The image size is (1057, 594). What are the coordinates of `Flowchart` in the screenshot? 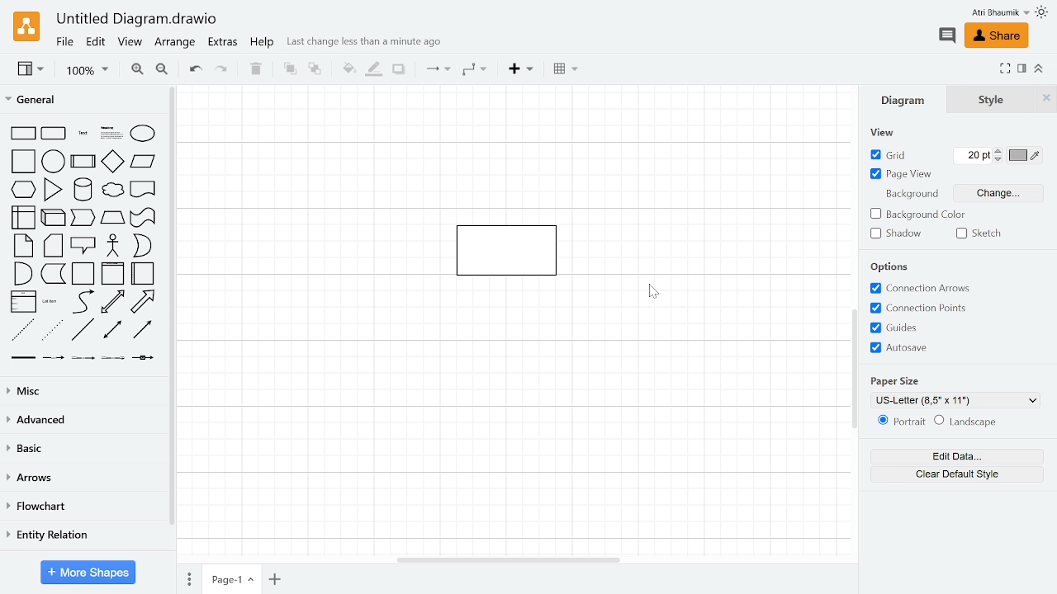 It's located at (87, 506).